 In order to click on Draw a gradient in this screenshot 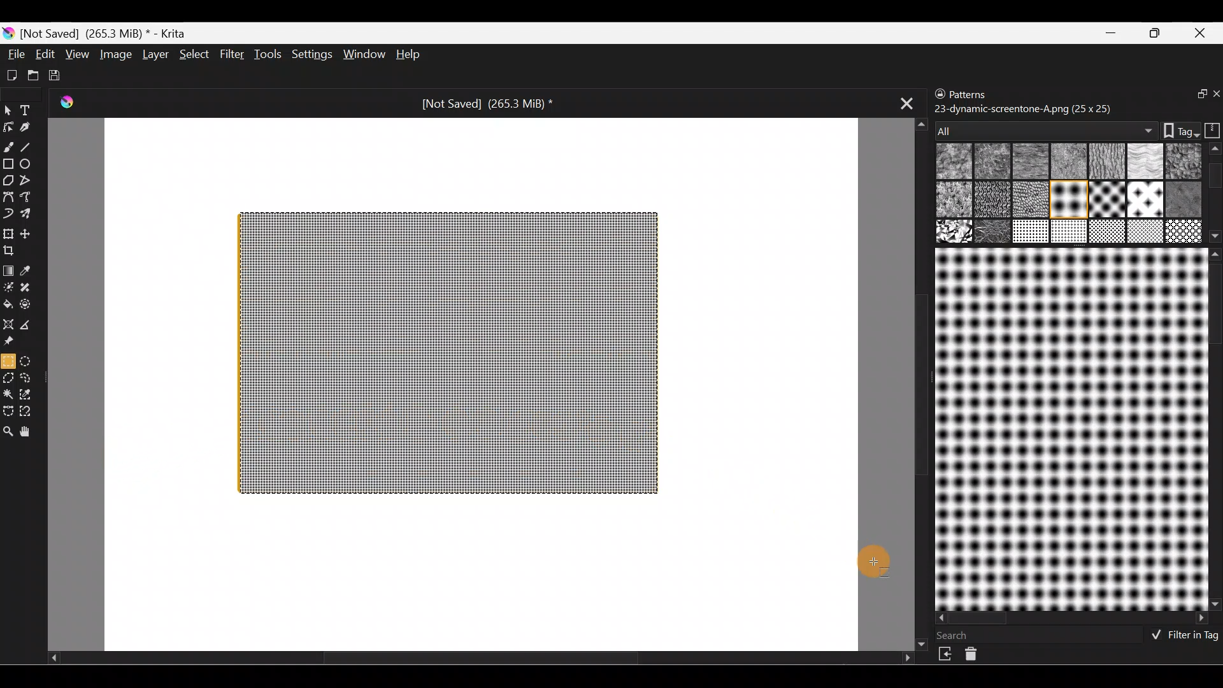, I will do `click(10, 268)`.